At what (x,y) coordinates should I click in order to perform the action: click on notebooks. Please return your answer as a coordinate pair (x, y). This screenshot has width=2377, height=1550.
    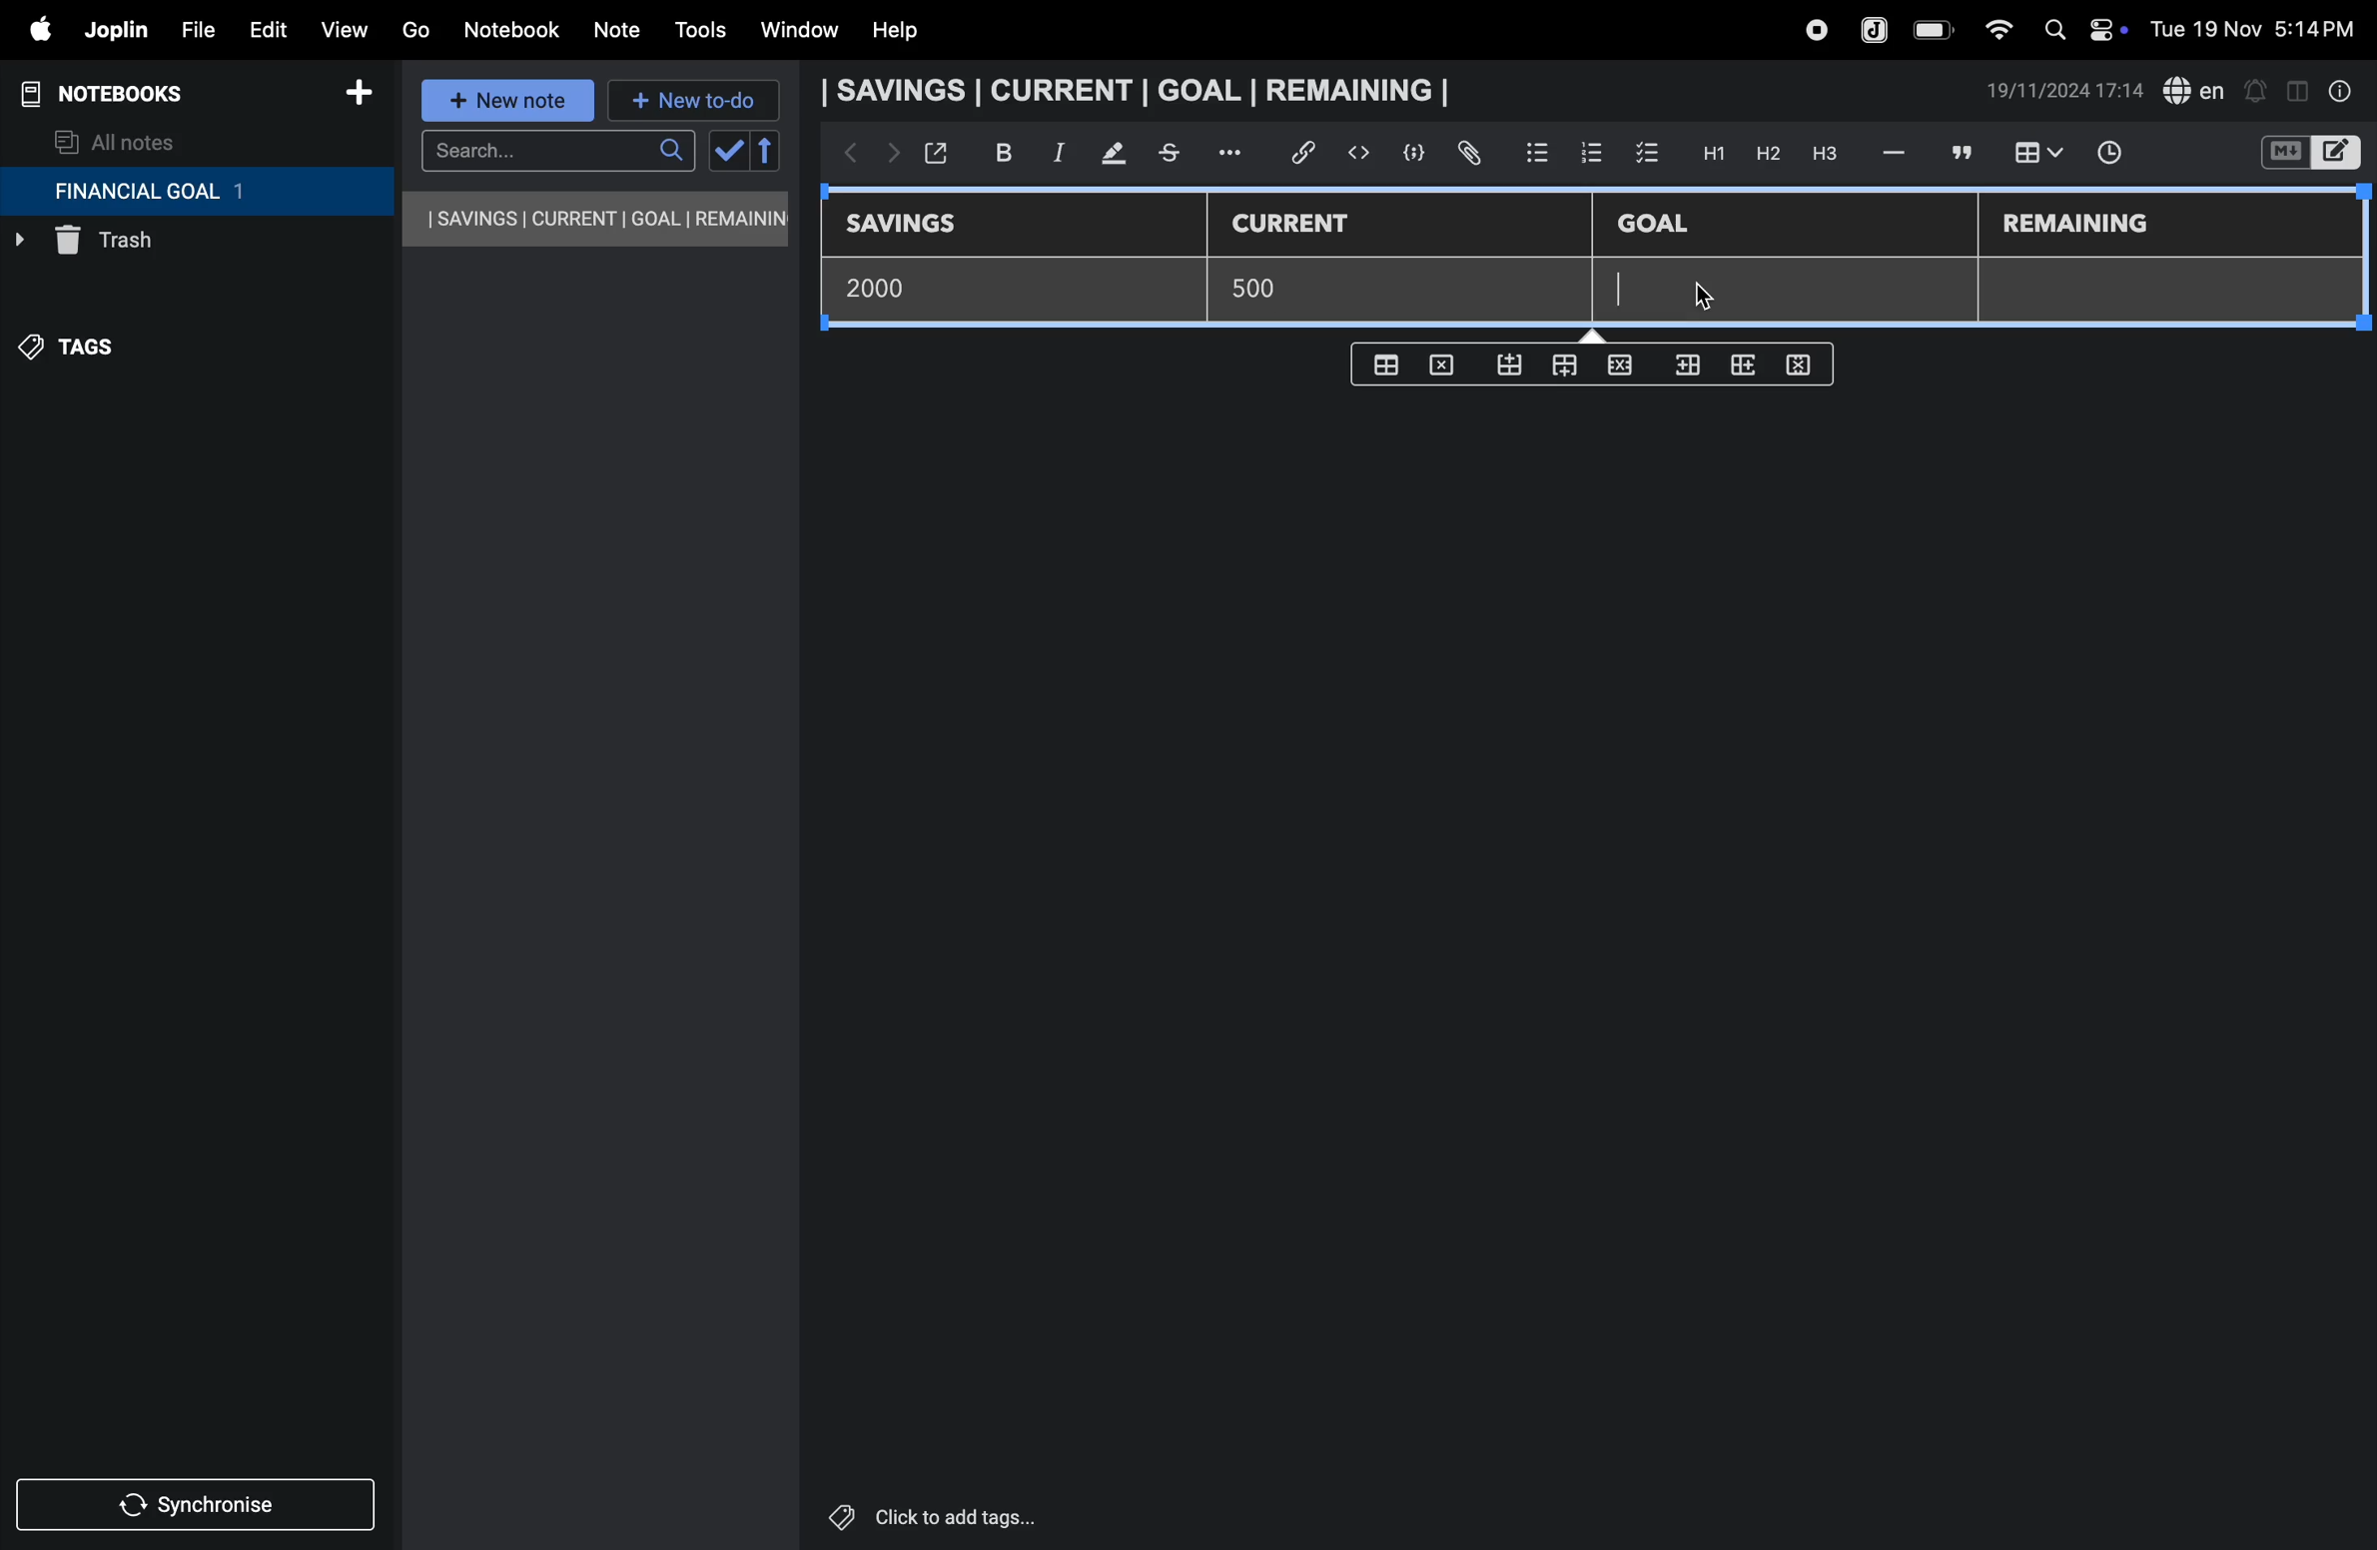
    Looking at the image, I should click on (120, 94).